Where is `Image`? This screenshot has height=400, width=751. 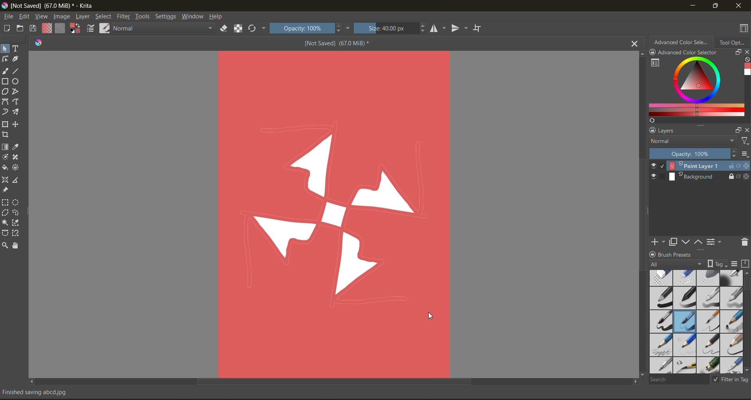 Image is located at coordinates (334, 211).